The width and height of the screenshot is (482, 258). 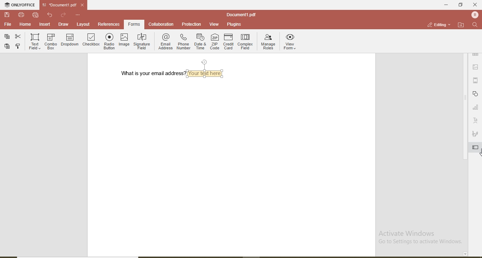 What do you see at coordinates (36, 15) in the screenshot?
I see `quick print` at bounding box center [36, 15].